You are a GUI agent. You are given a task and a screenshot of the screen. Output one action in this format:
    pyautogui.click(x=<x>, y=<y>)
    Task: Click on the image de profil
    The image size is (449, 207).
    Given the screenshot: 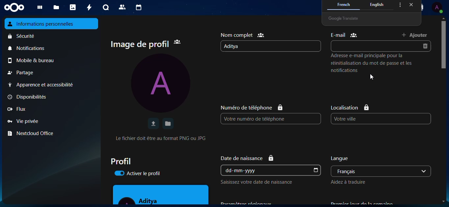 What is the action you would take?
    pyautogui.click(x=146, y=43)
    